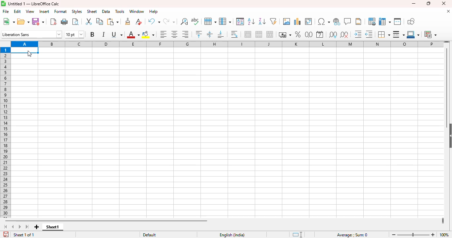 This screenshot has width=452, height=238. What do you see at coordinates (433, 235) in the screenshot?
I see `zoom in` at bounding box center [433, 235].